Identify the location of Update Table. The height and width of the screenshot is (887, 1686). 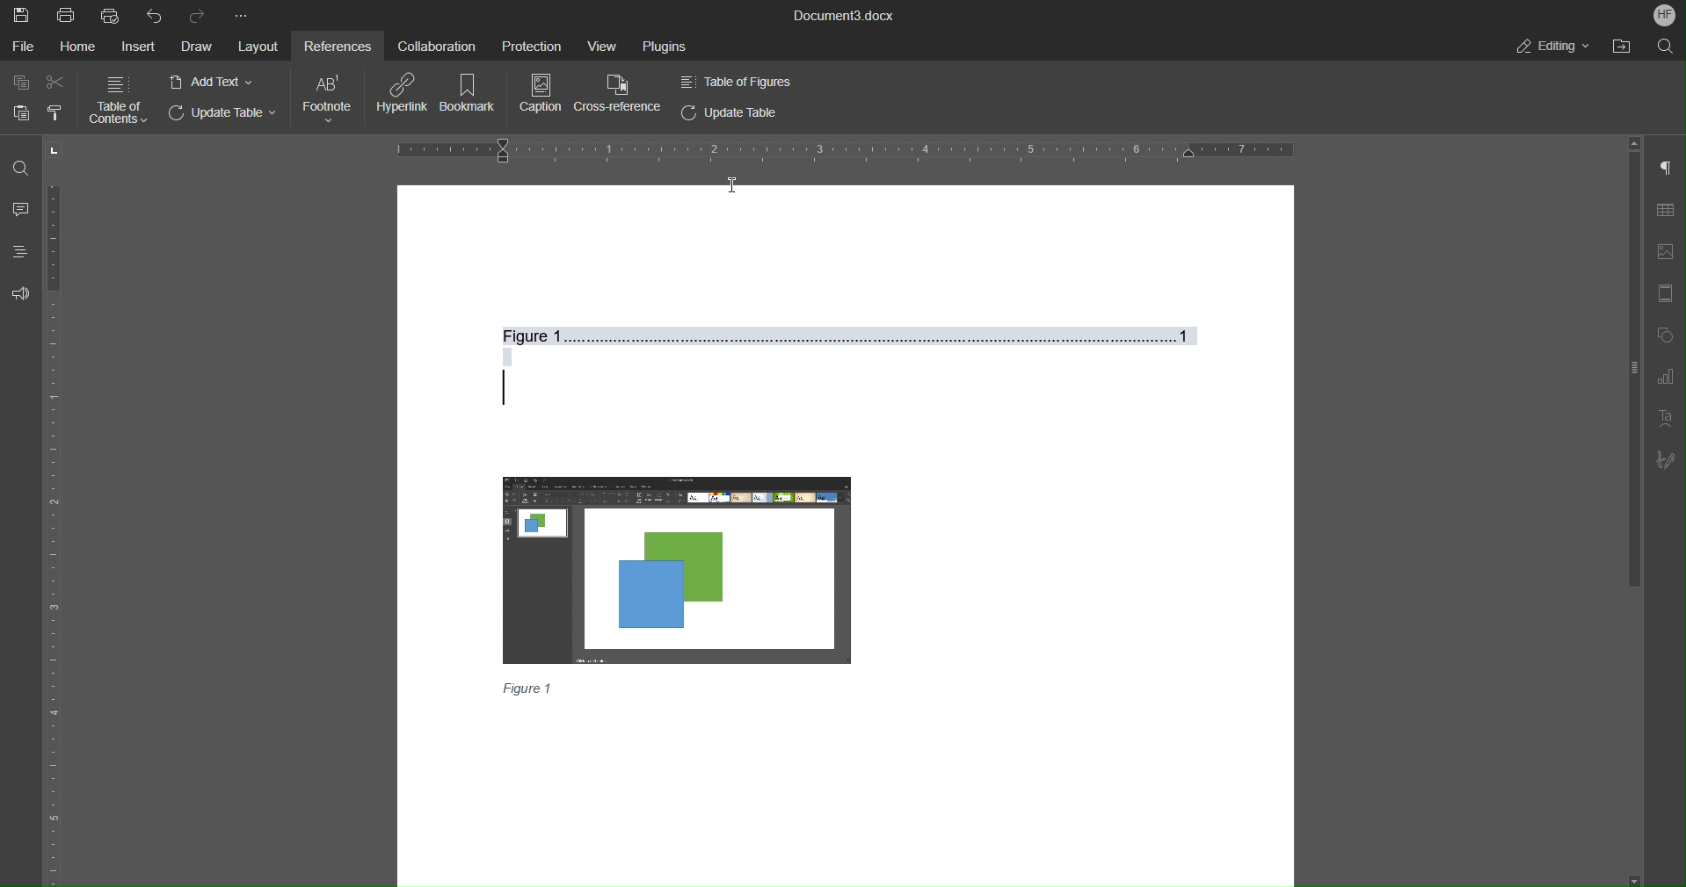
(226, 115).